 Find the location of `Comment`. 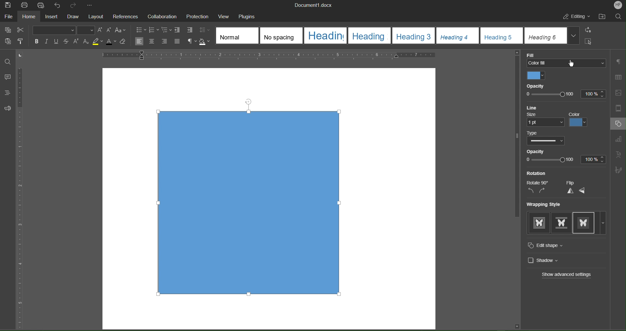

Comment is located at coordinates (8, 77).